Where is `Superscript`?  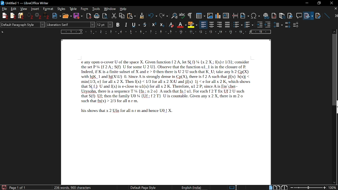 Superscript is located at coordinates (171, 25).